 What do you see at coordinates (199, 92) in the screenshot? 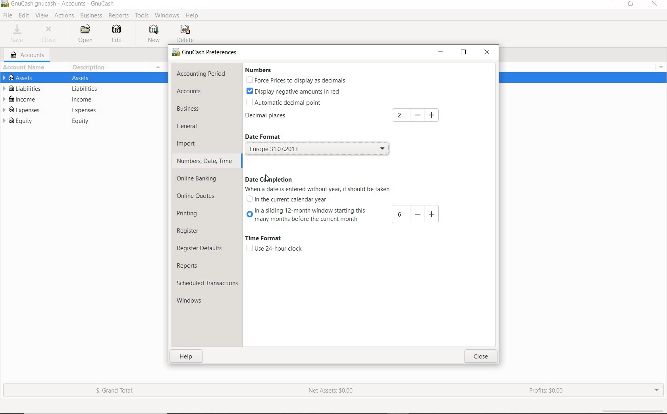
I see `accounts` at bounding box center [199, 92].